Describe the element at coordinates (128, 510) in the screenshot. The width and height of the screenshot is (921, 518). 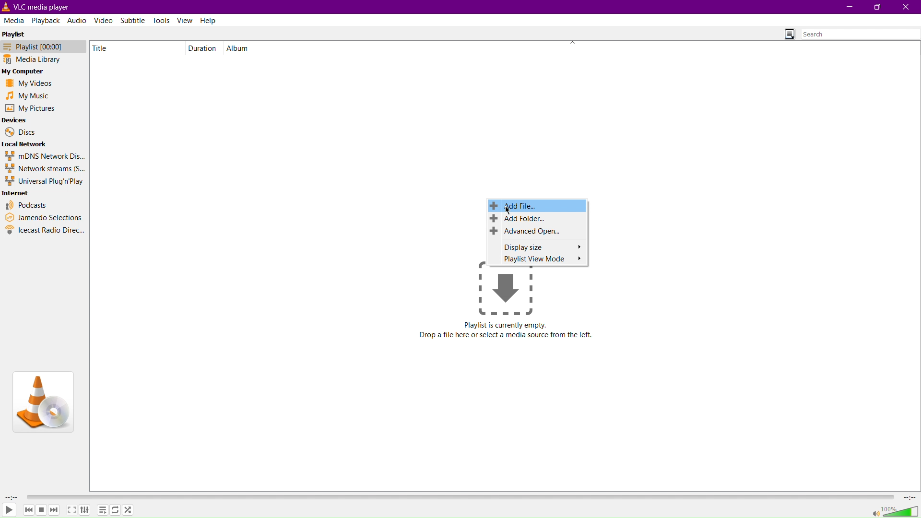
I see `Random` at that location.